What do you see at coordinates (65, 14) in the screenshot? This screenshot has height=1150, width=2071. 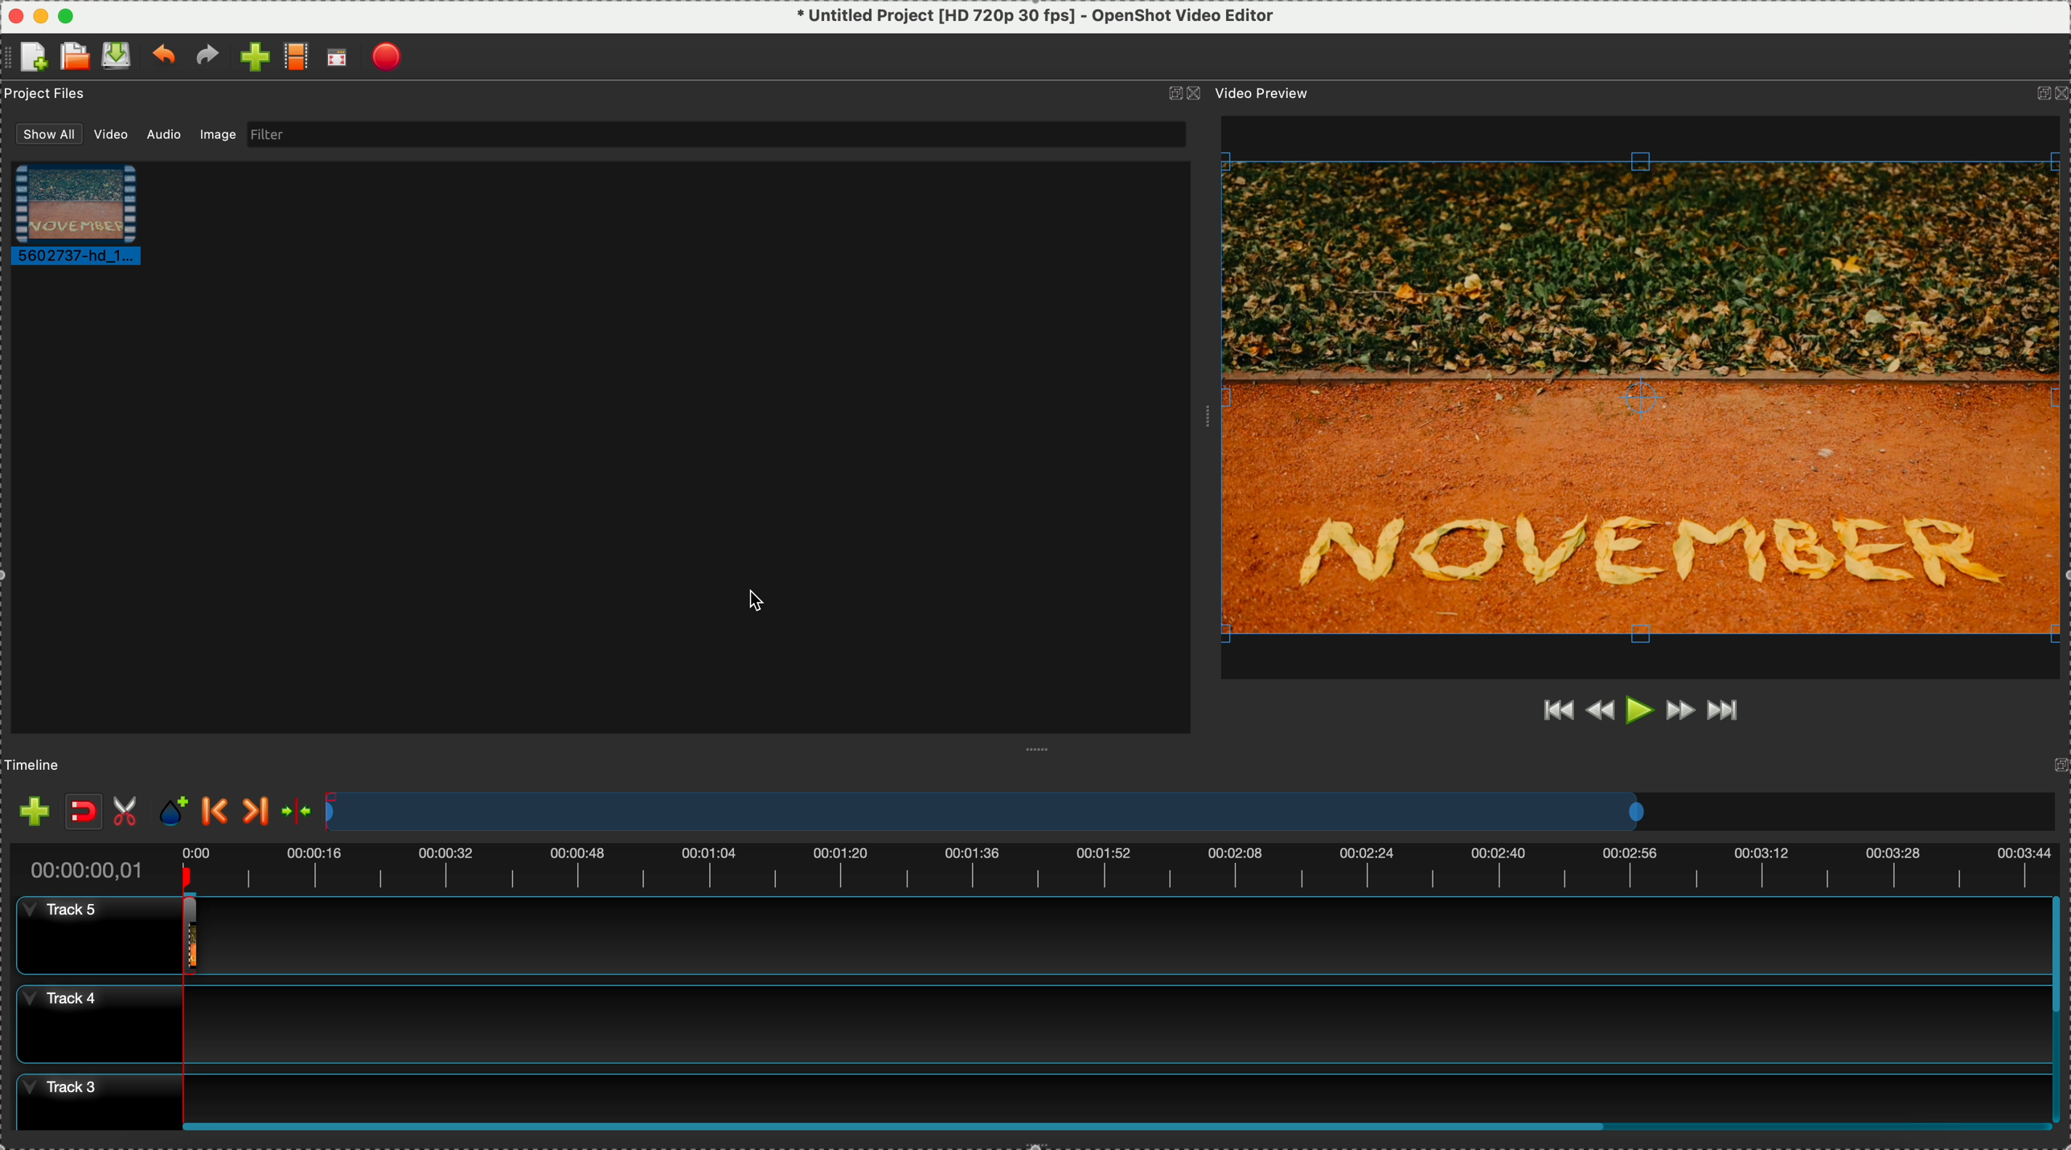 I see `maximize` at bounding box center [65, 14].